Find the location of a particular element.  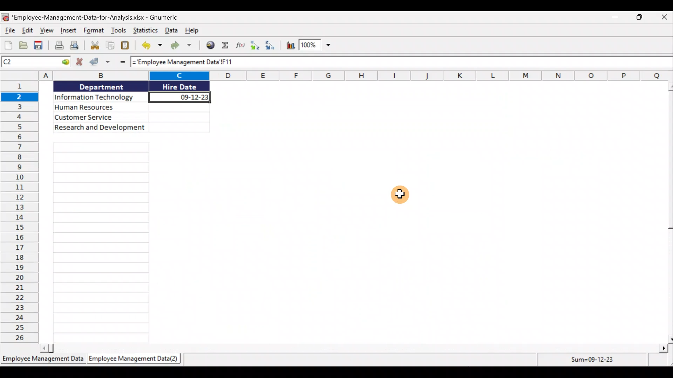

Columns is located at coordinates (336, 75).